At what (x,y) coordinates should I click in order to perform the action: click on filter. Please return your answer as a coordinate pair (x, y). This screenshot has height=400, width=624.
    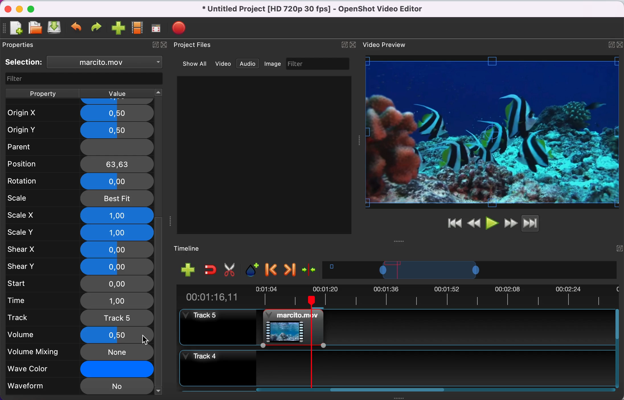
    Looking at the image, I should click on (81, 78).